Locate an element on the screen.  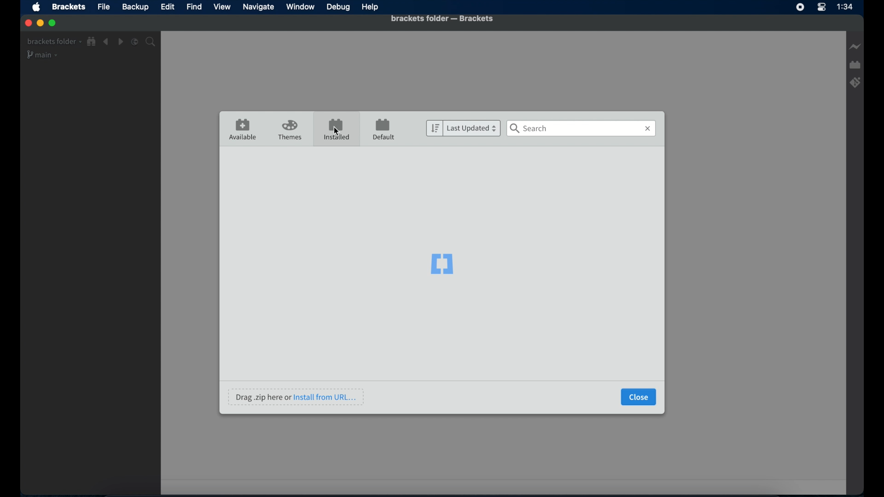
default is located at coordinates (384, 129).